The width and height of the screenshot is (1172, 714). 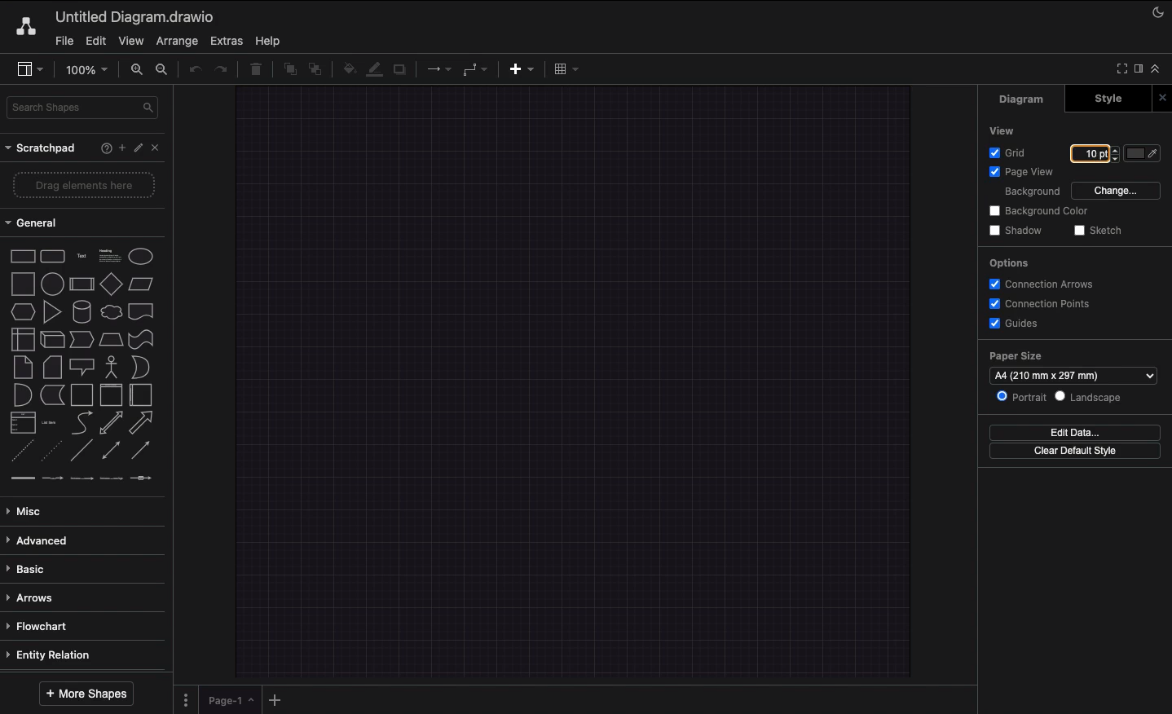 What do you see at coordinates (1043, 303) in the screenshot?
I see `Connection points` at bounding box center [1043, 303].